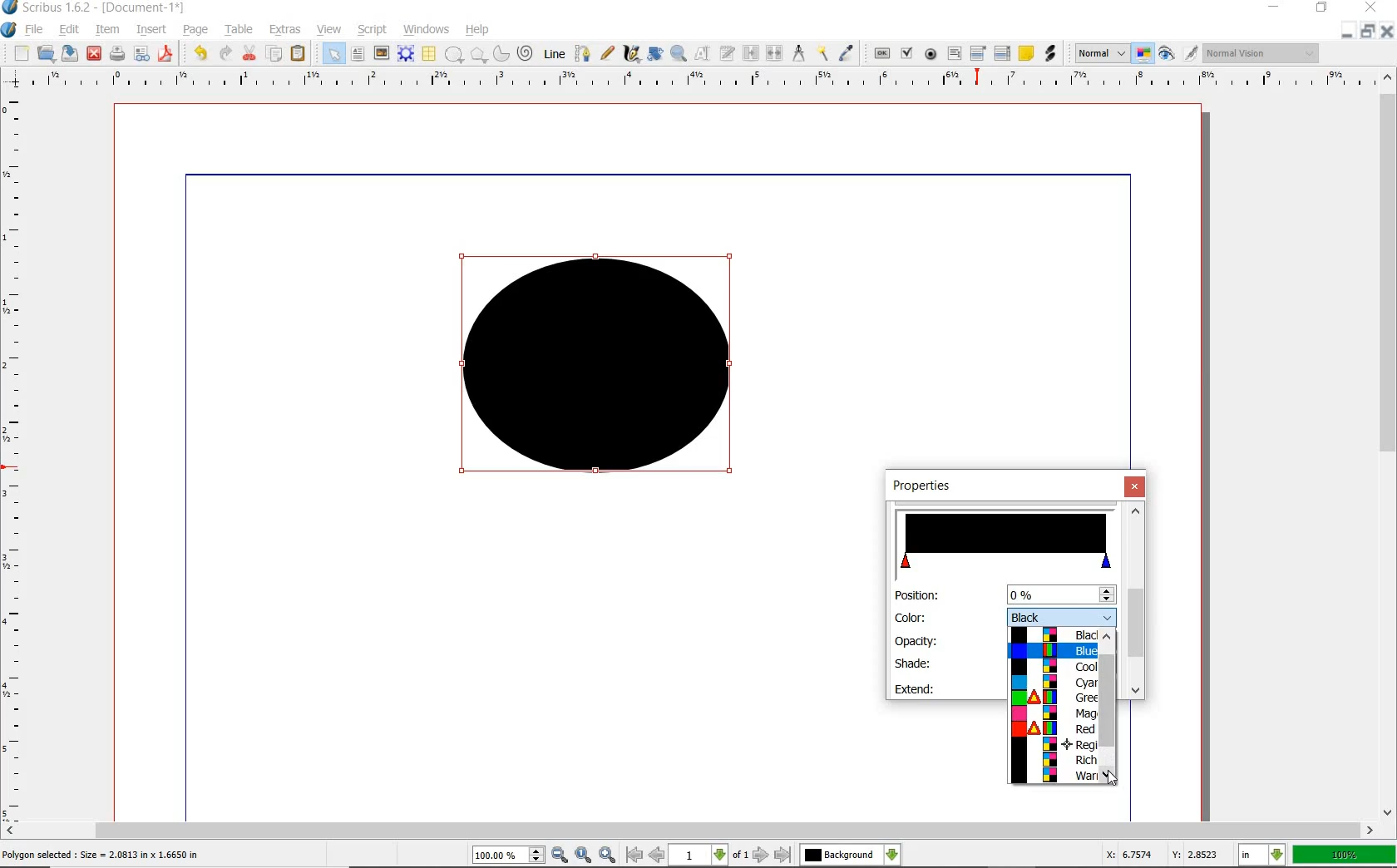  I want to click on TOGGLE COLOR MANAGEMENT SYSTEM, so click(1144, 53).